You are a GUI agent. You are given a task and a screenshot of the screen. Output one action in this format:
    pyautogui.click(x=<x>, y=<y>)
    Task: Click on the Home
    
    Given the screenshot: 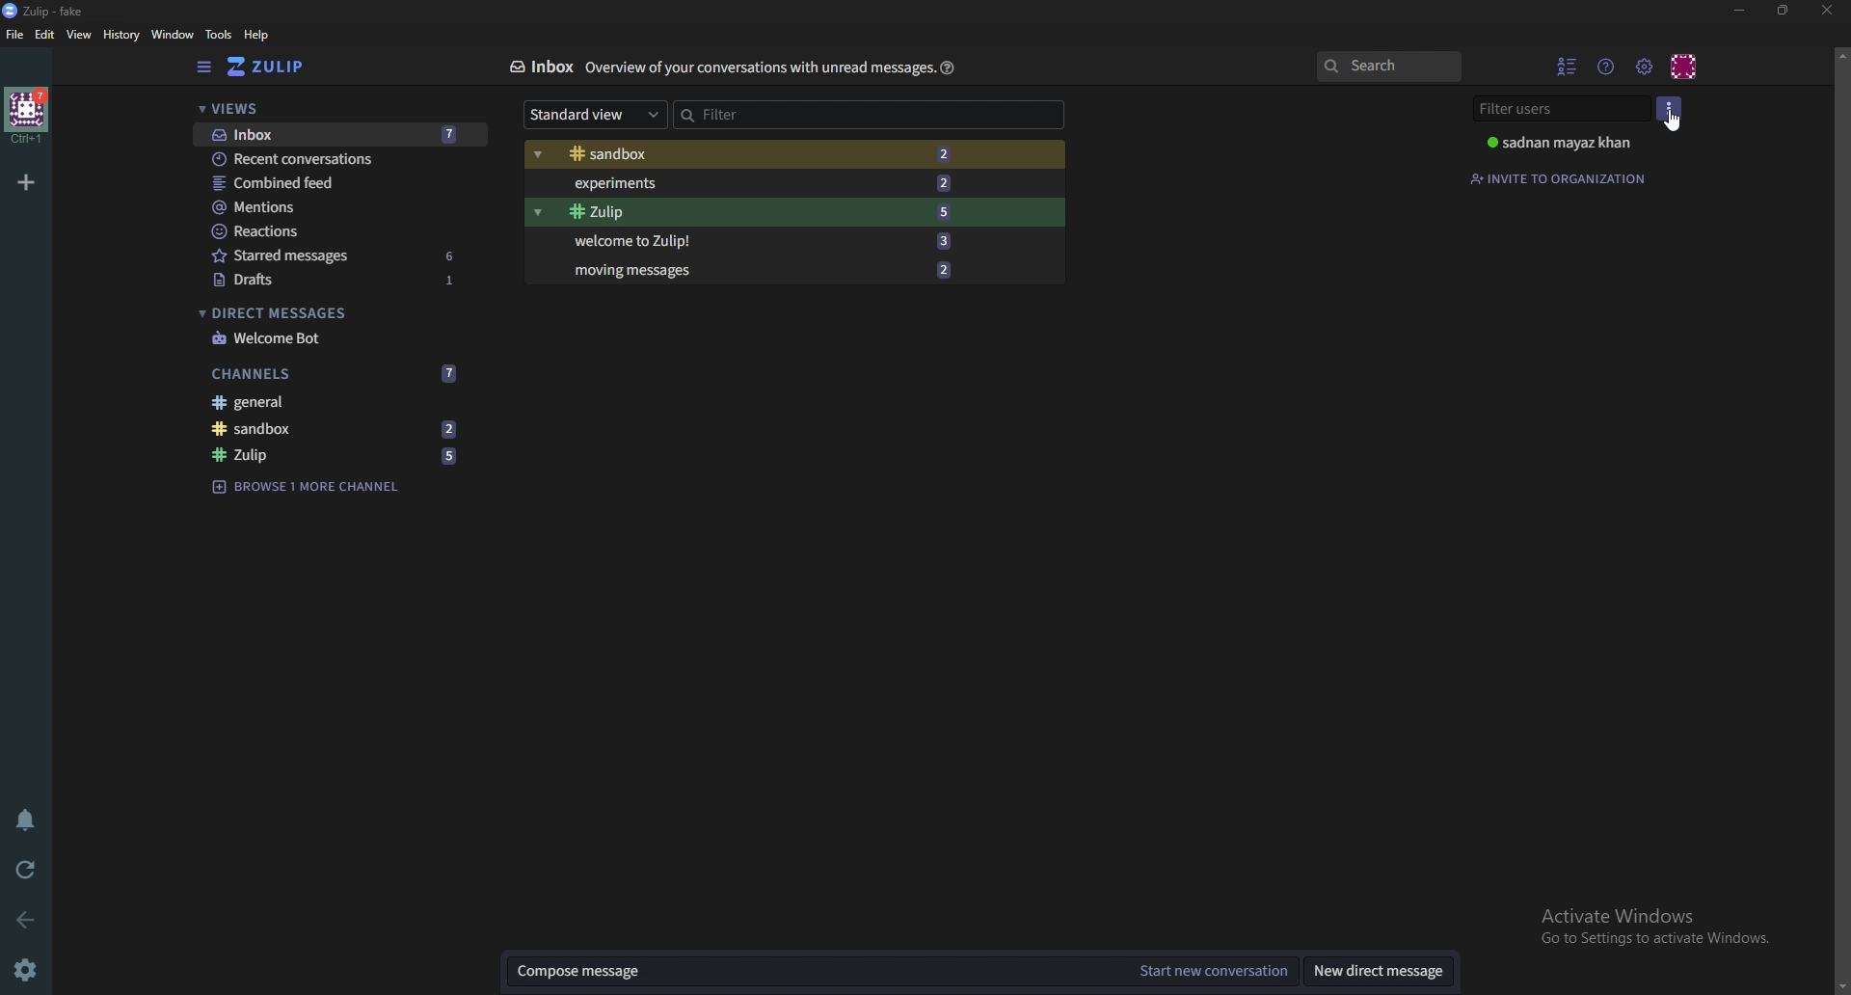 What is the action you would take?
    pyautogui.click(x=27, y=114)
    